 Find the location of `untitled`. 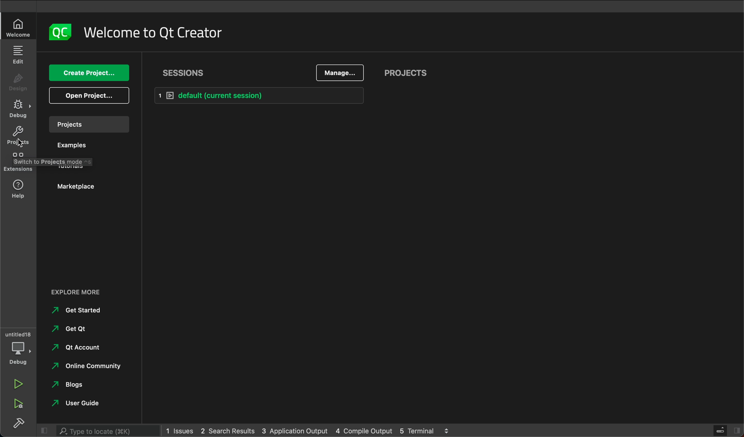

untitled is located at coordinates (17, 333).